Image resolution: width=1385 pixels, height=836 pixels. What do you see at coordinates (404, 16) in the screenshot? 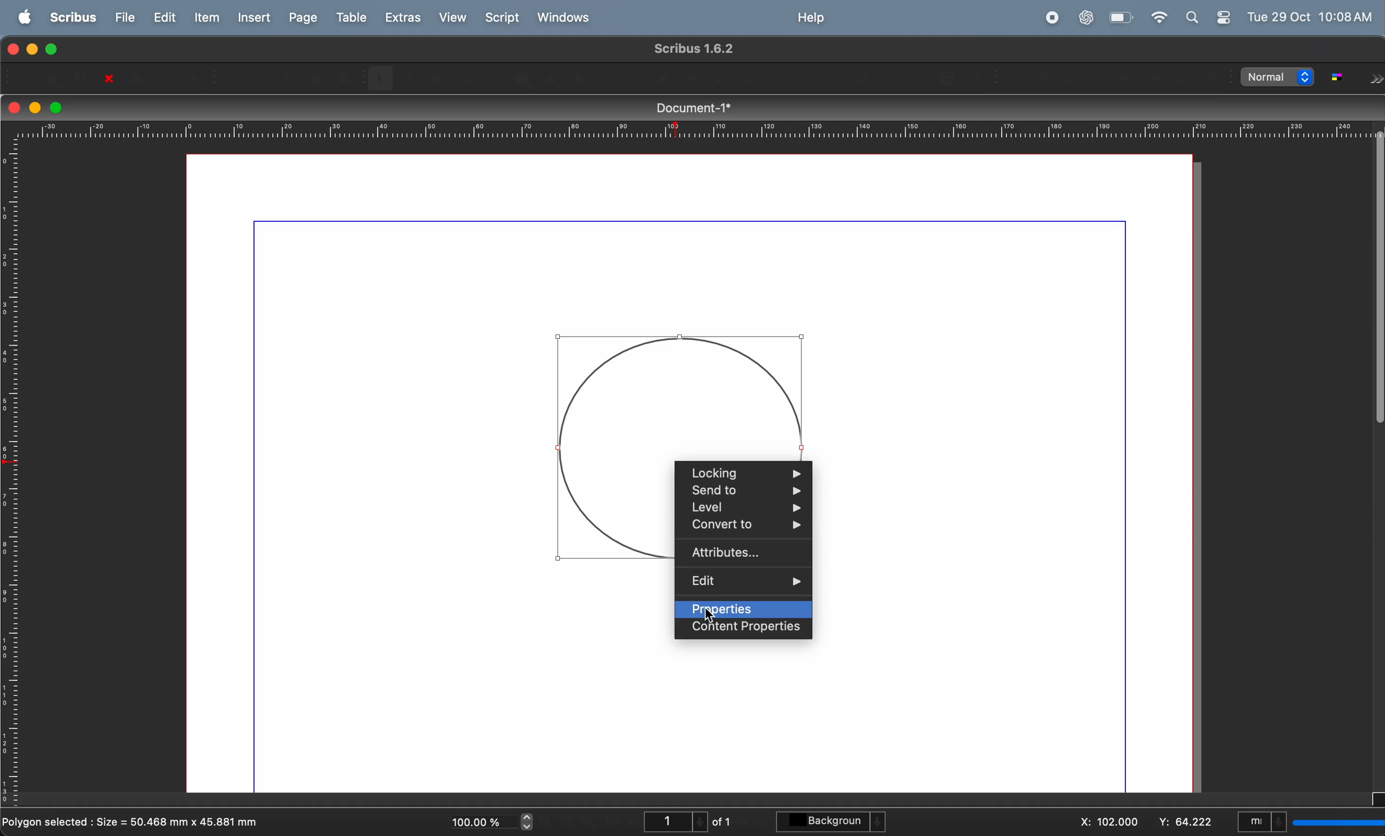
I see `extras` at bounding box center [404, 16].